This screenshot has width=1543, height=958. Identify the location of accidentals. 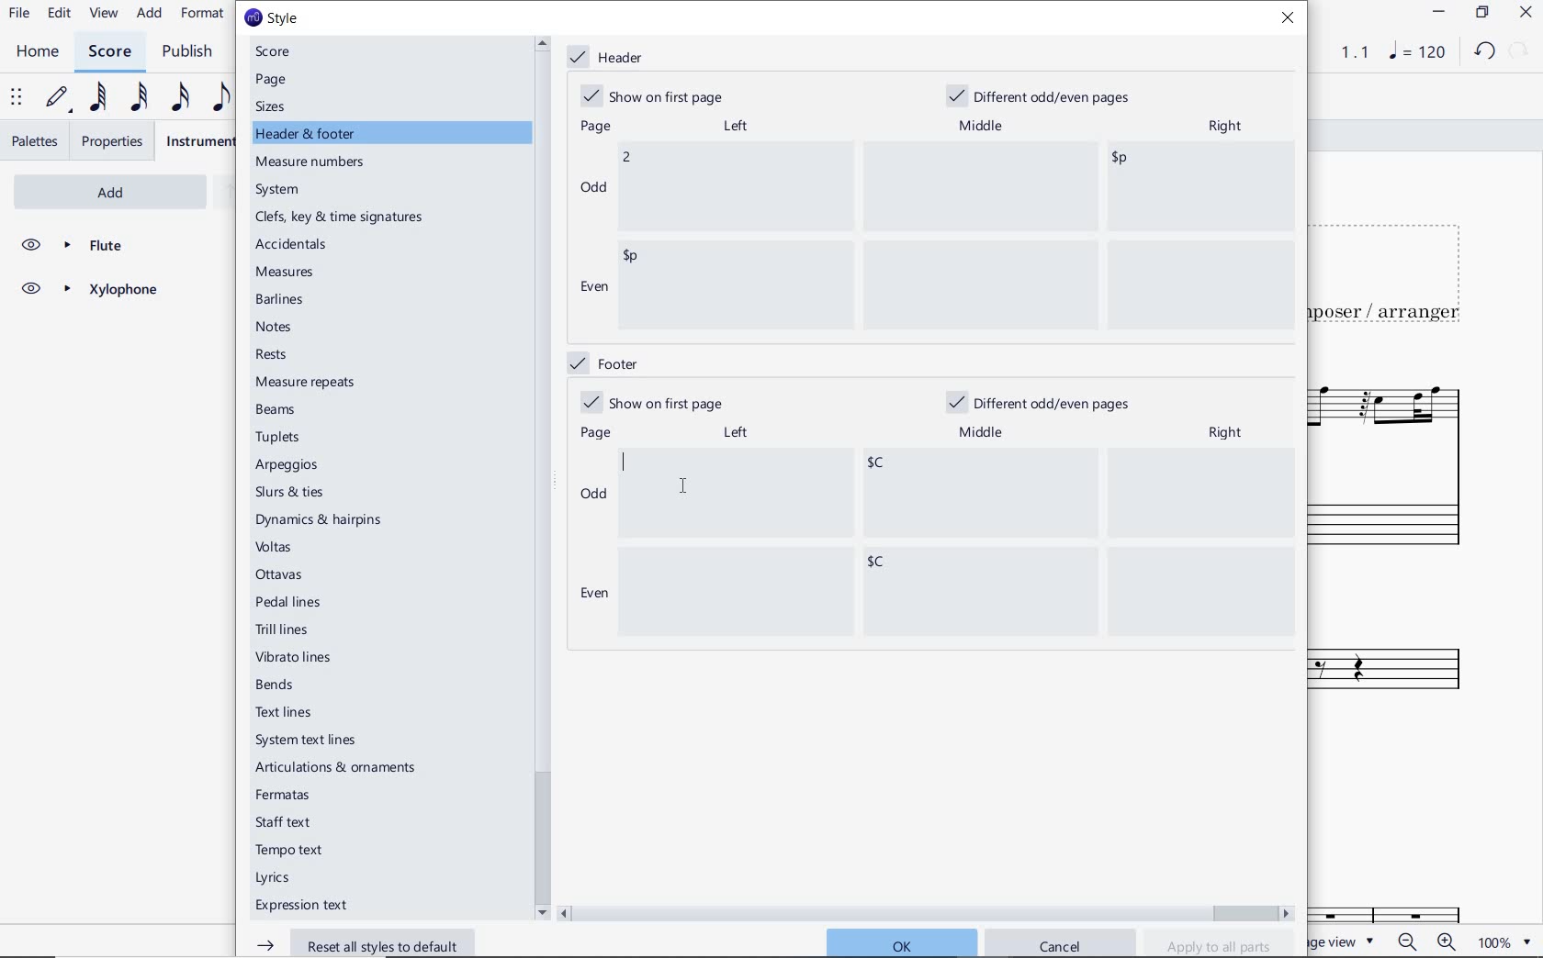
(294, 243).